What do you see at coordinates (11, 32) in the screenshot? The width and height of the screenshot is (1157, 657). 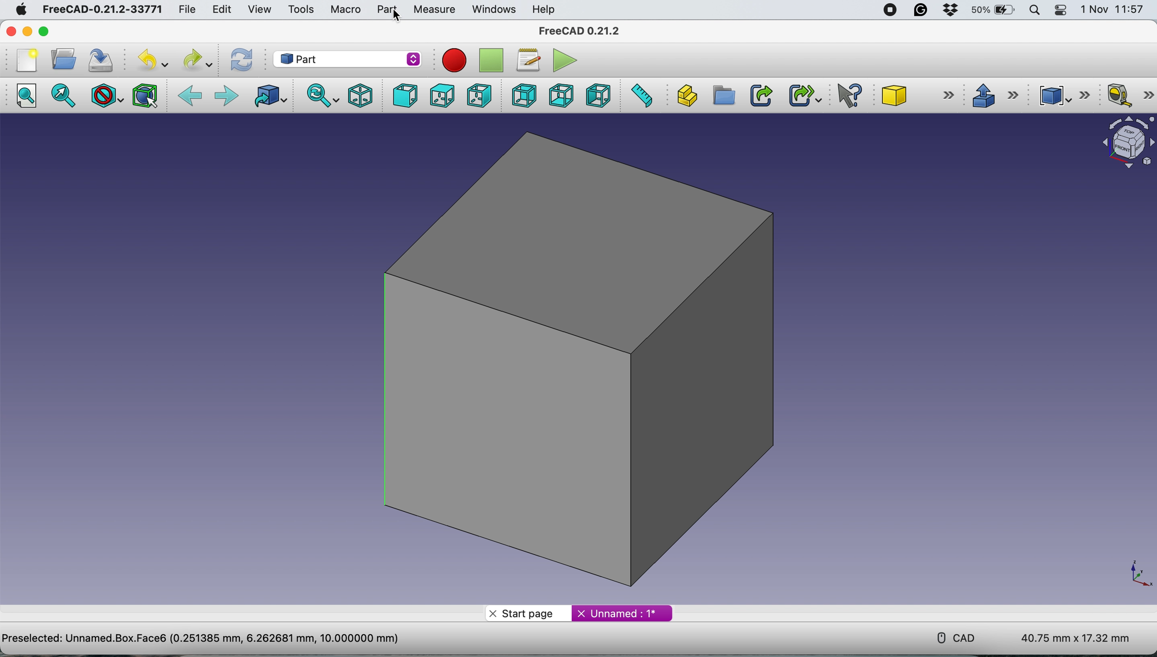 I see `close` at bounding box center [11, 32].